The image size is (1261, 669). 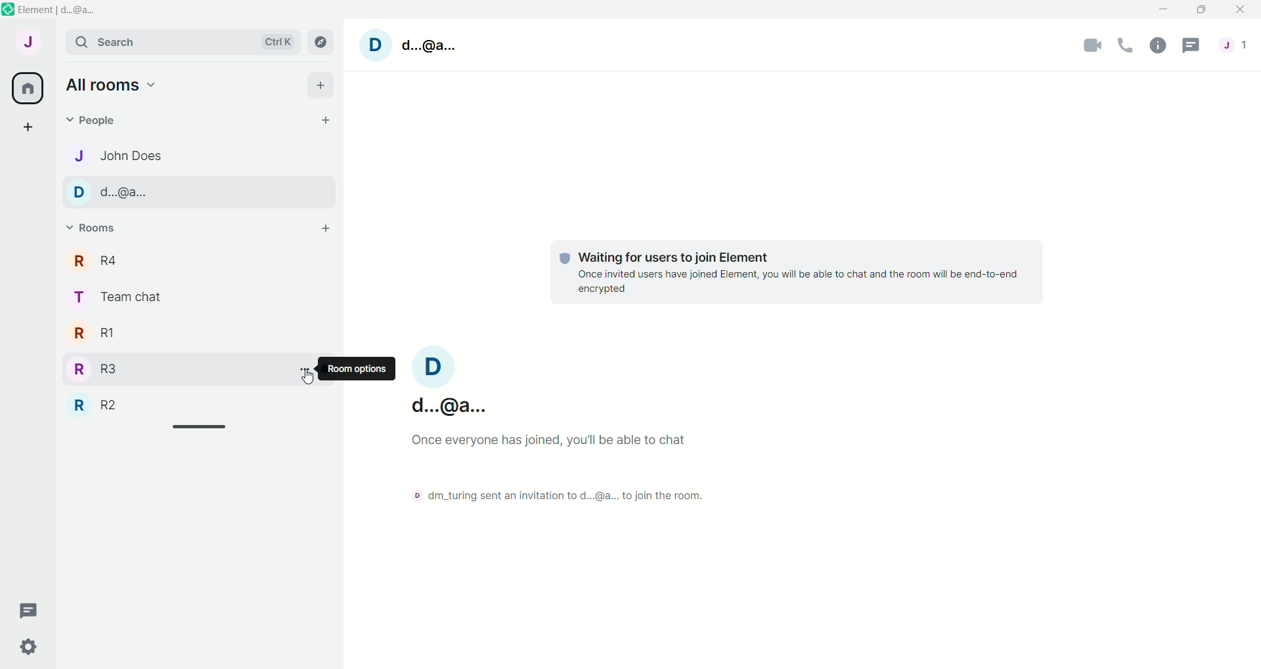 What do you see at coordinates (196, 332) in the screenshot?
I see `R1` at bounding box center [196, 332].